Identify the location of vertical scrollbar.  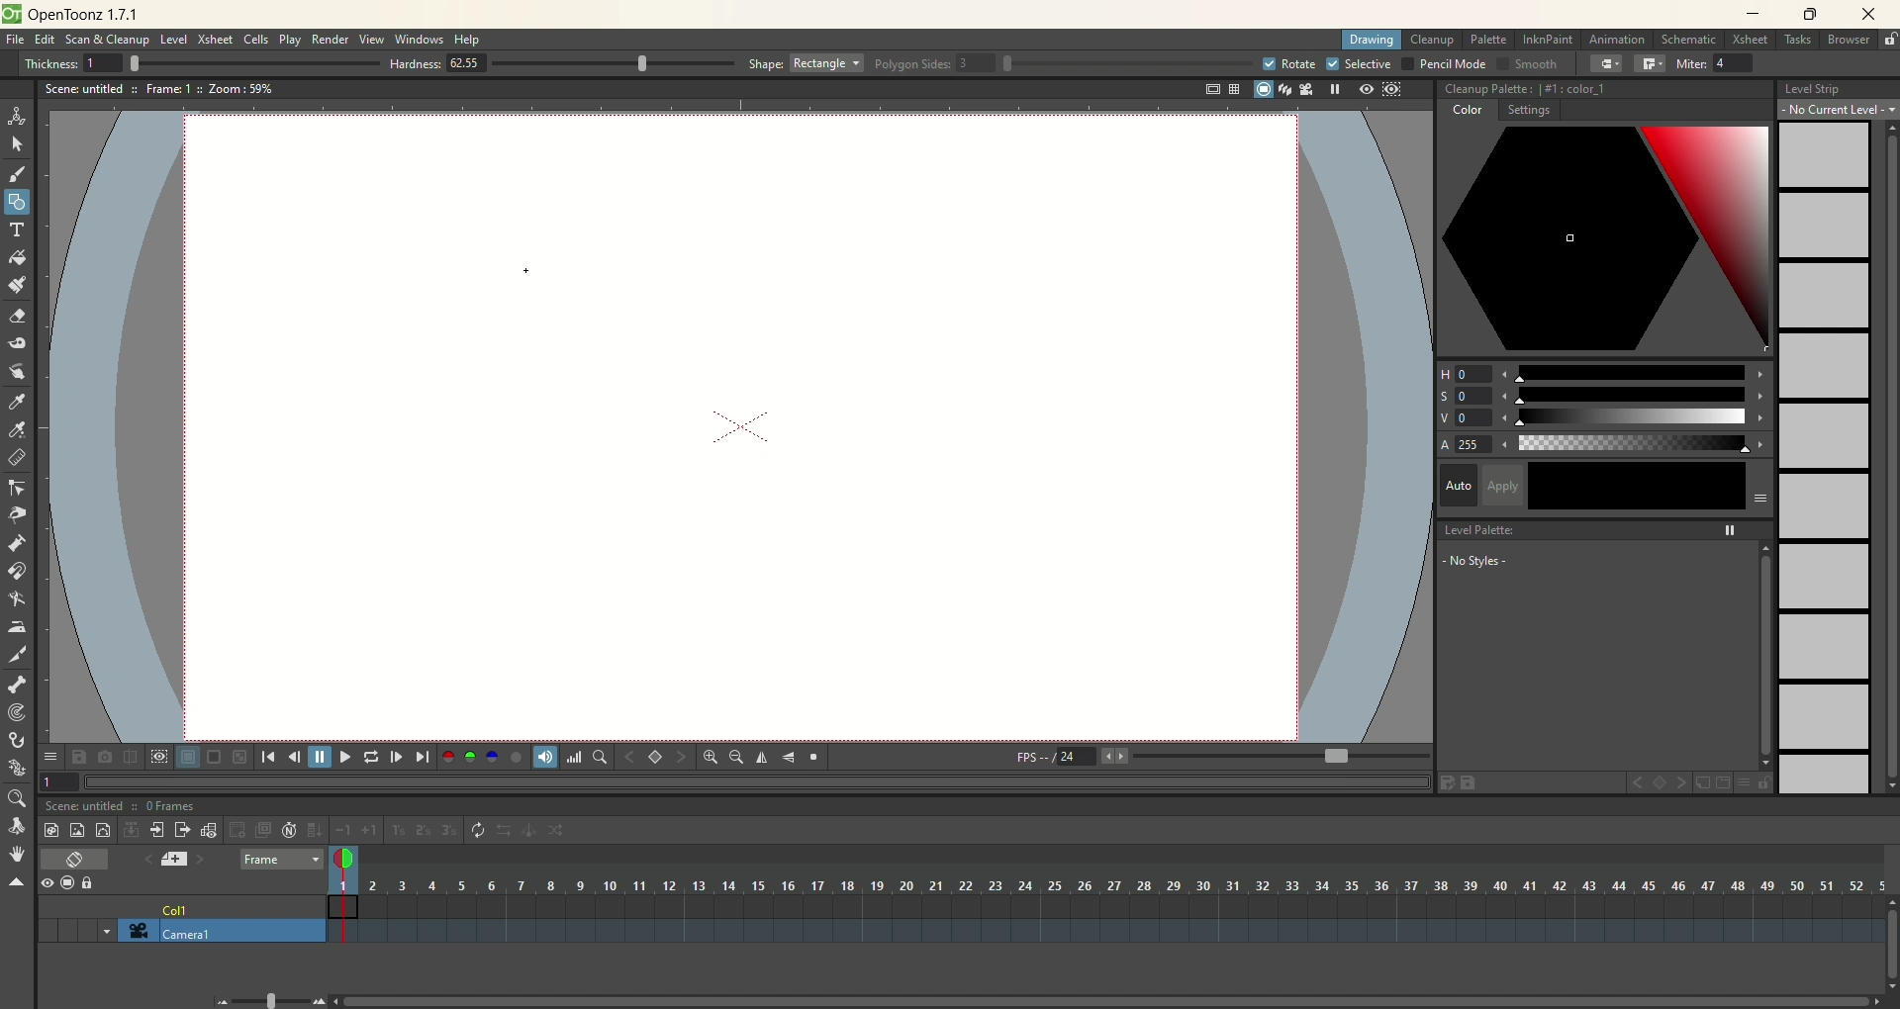
(1888, 960).